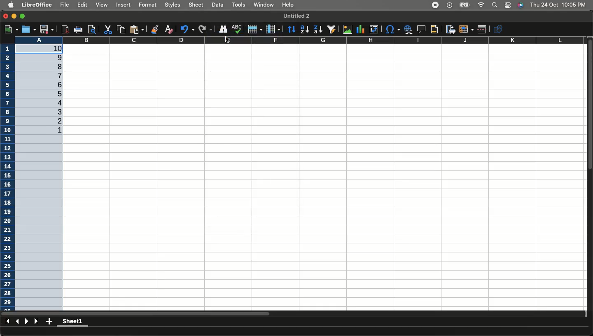 The image size is (593, 336). Describe the element at coordinates (9, 180) in the screenshot. I see `Row` at that location.